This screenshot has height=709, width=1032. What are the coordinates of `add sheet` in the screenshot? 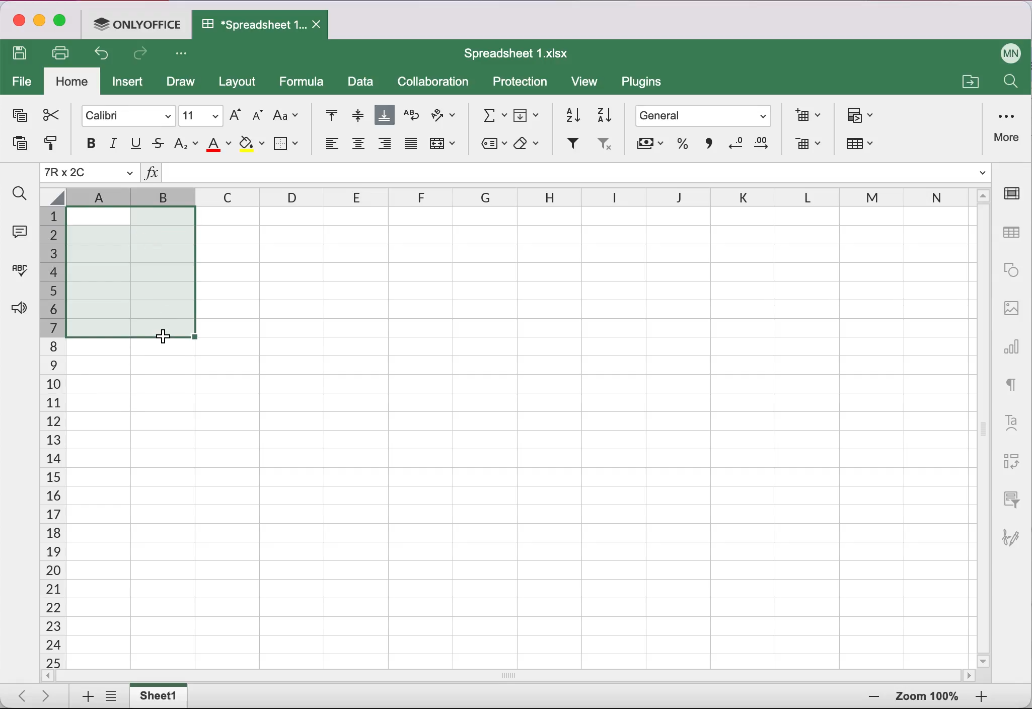 It's located at (83, 697).